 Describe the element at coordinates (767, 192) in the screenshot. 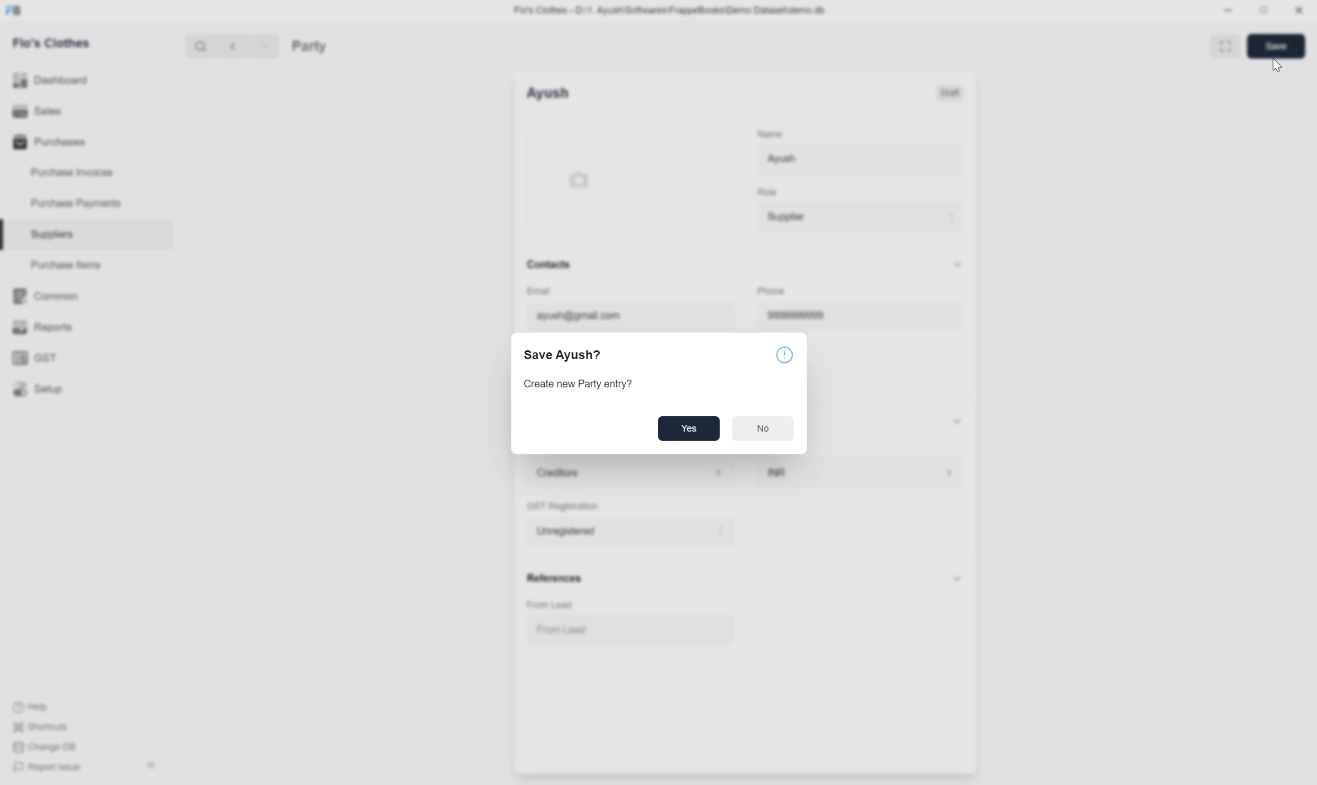

I see `Role` at that location.